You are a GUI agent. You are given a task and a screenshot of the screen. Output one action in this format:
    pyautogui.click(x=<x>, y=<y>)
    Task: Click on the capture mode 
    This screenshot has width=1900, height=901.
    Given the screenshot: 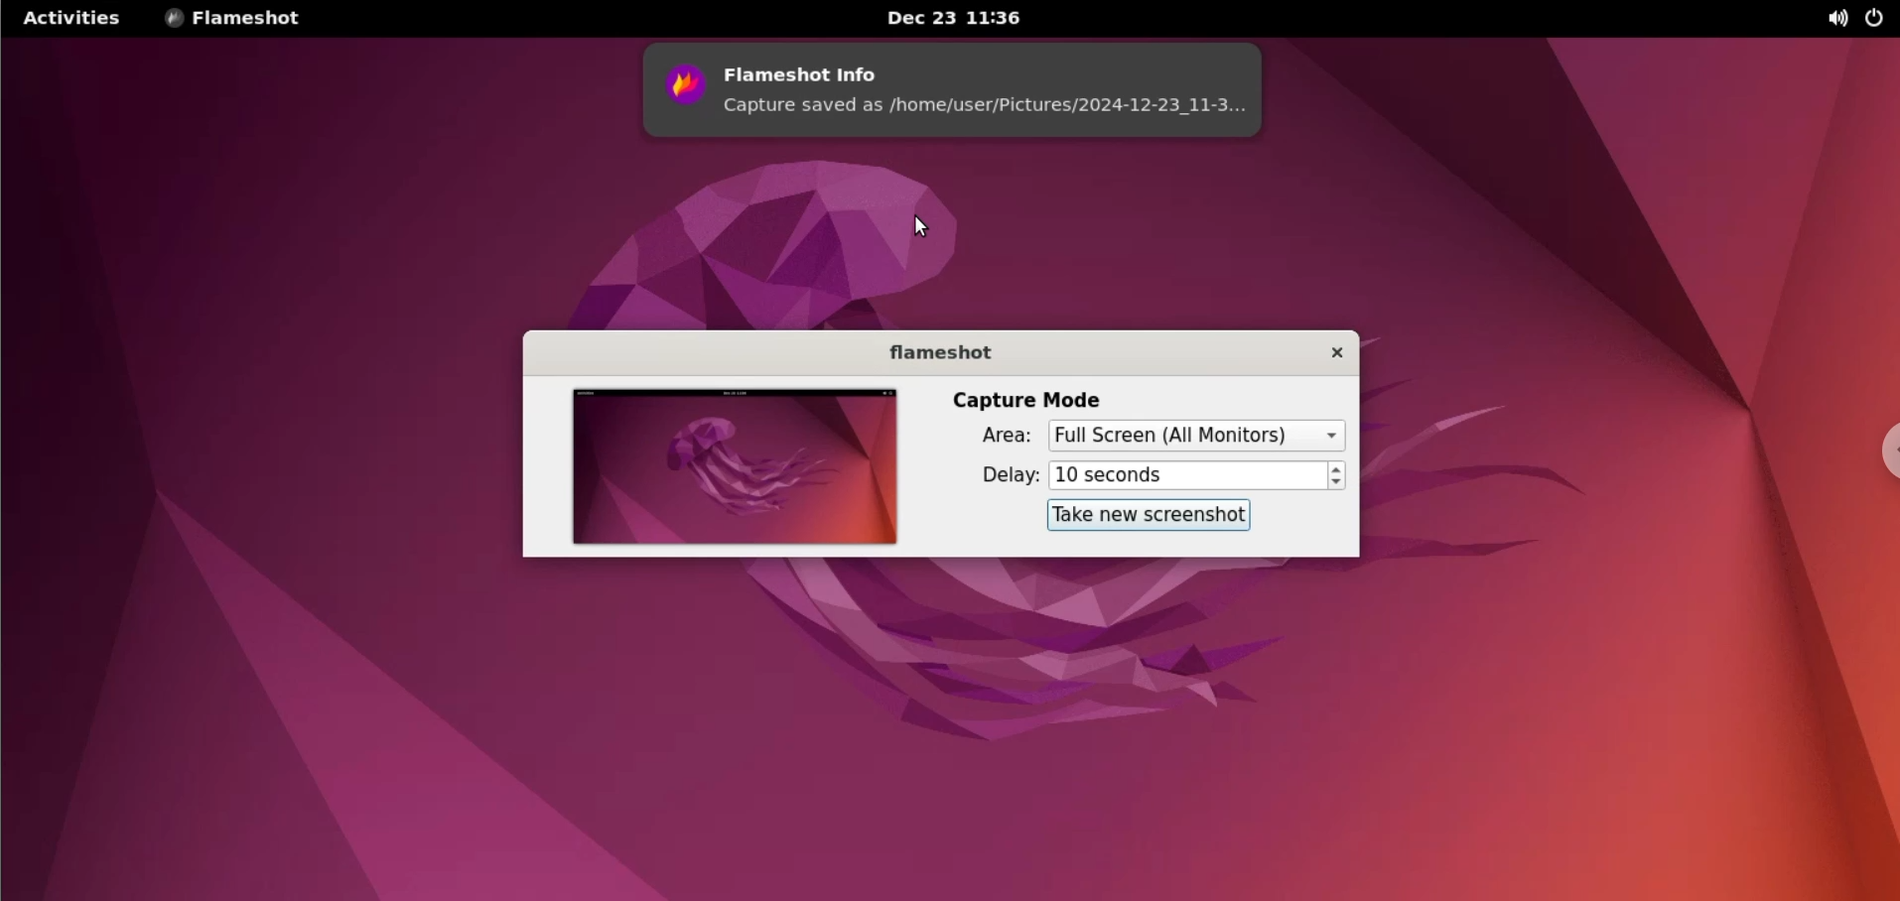 What is the action you would take?
    pyautogui.click(x=1035, y=392)
    